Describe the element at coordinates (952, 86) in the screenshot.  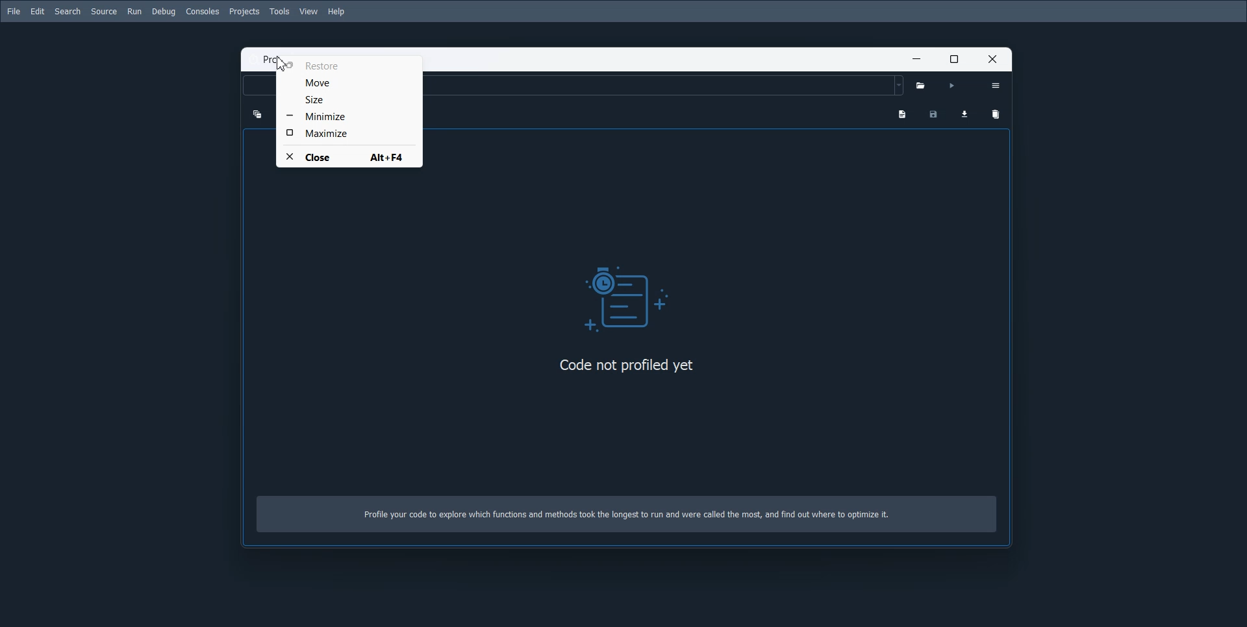
I see `Run Profile` at that location.